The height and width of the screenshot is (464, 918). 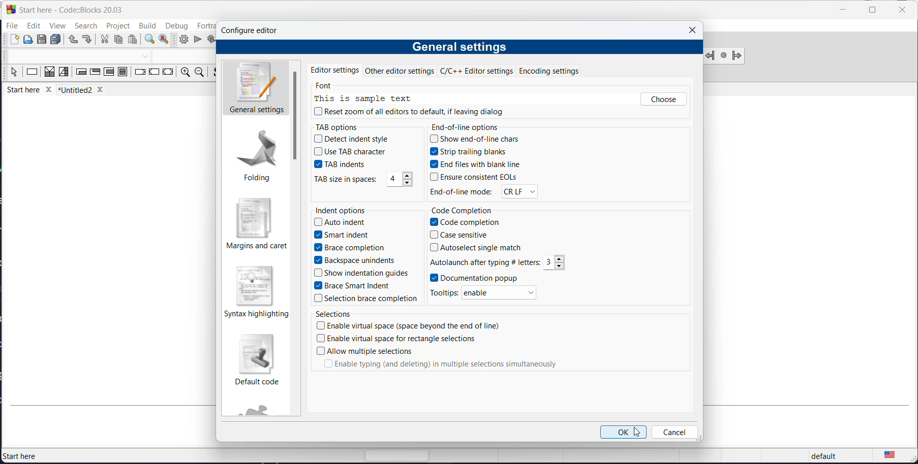 What do you see at coordinates (481, 246) in the screenshot?
I see `autoselect single match` at bounding box center [481, 246].